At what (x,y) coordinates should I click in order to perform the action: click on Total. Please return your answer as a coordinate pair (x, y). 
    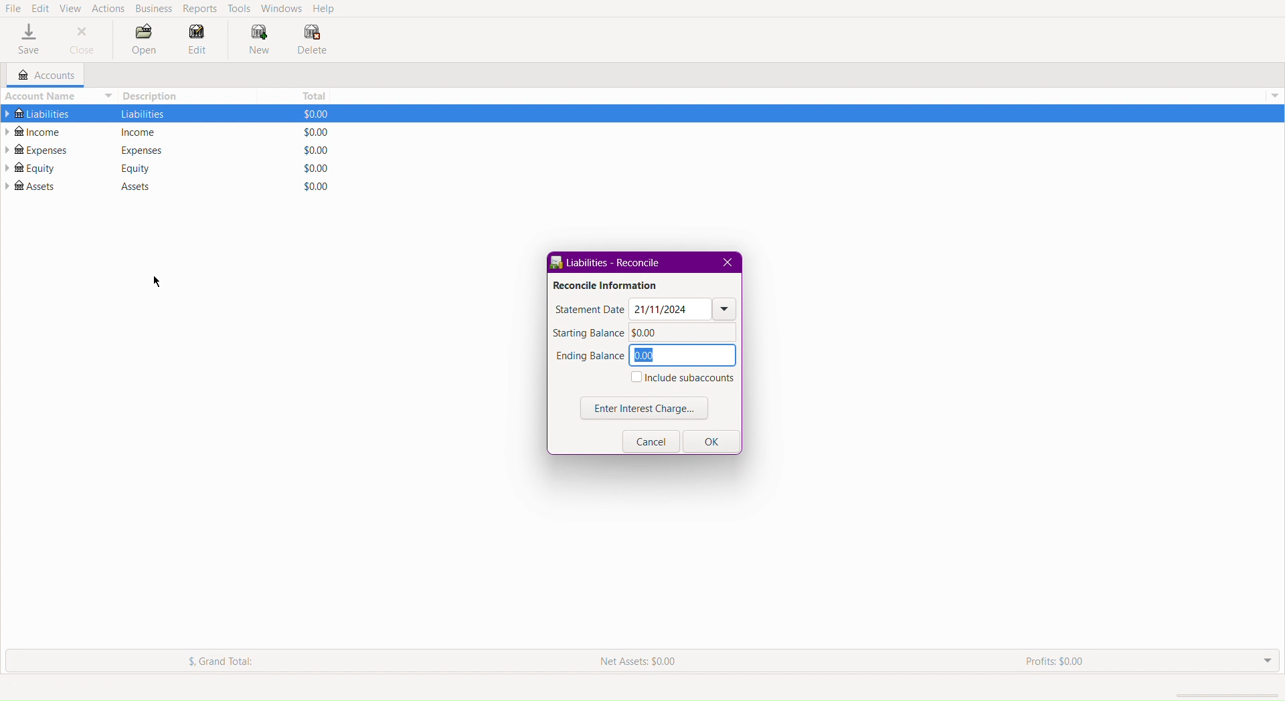
    Looking at the image, I should click on (317, 151).